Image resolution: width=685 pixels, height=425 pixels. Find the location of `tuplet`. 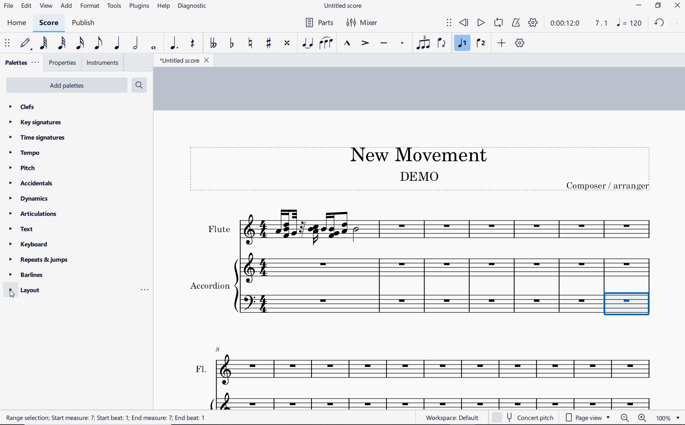

tuplet is located at coordinates (422, 43).